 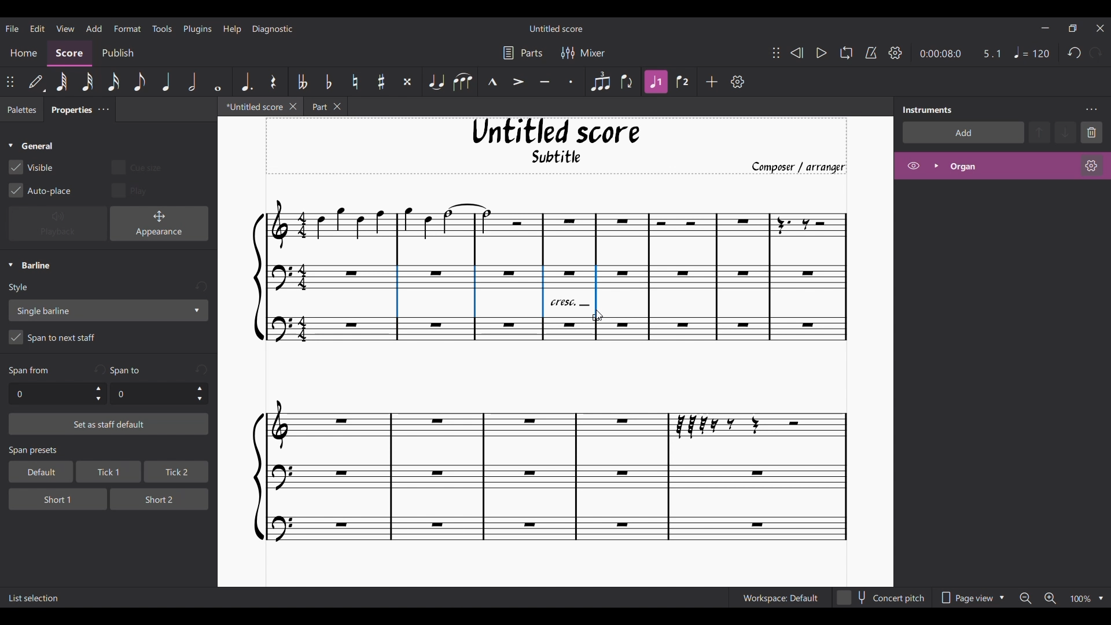 What do you see at coordinates (193, 81) in the screenshot?
I see `Half note` at bounding box center [193, 81].